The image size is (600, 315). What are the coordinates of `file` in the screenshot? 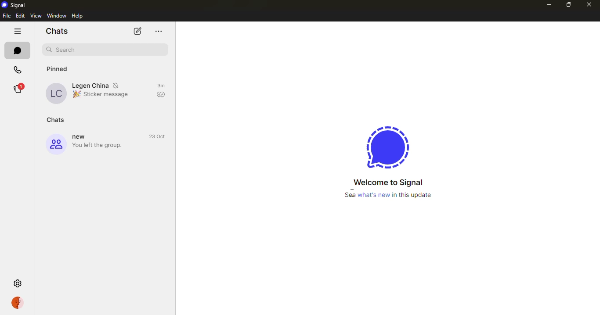 It's located at (7, 16).